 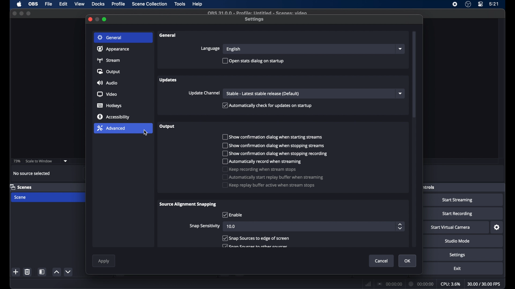 What do you see at coordinates (458, 242) in the screenshot?
I see `studio mode` at bounding box center [458, 242].